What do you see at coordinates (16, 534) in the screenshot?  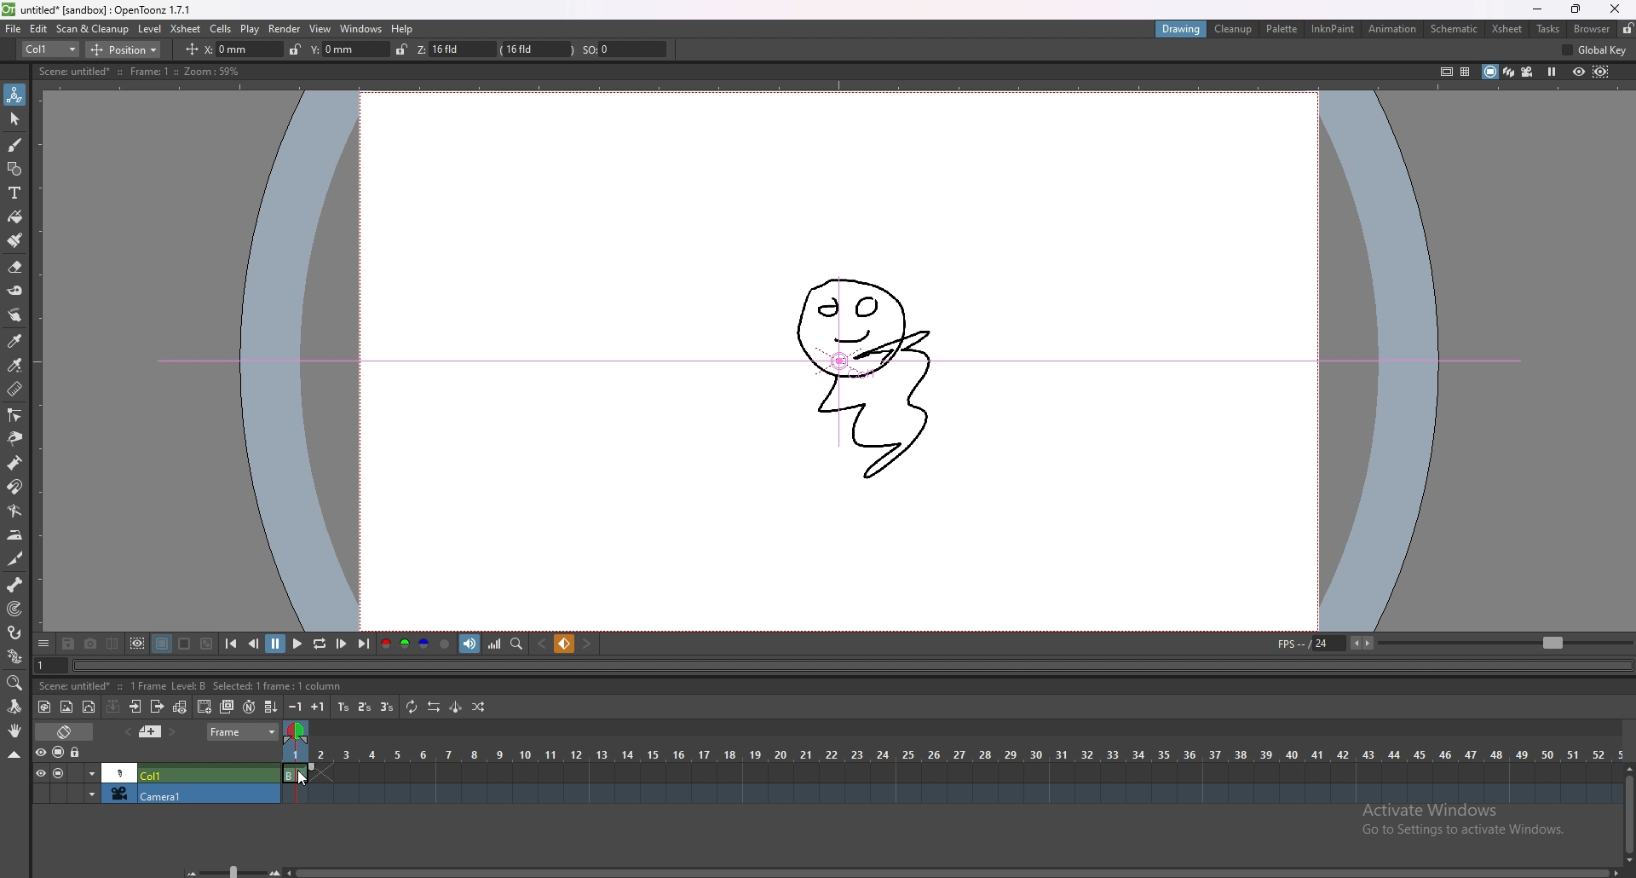 I see `iron` at bounding box center [16, 534].